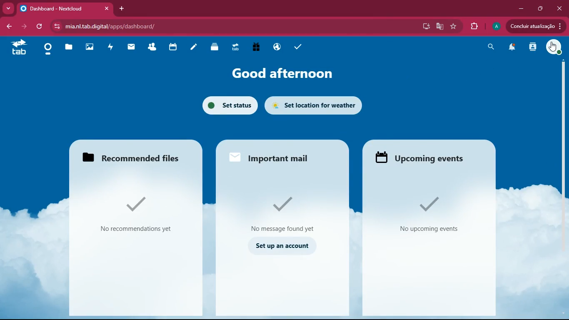 This screenshot has width=569, height=320. I want to click on mail, so click(134, 48).